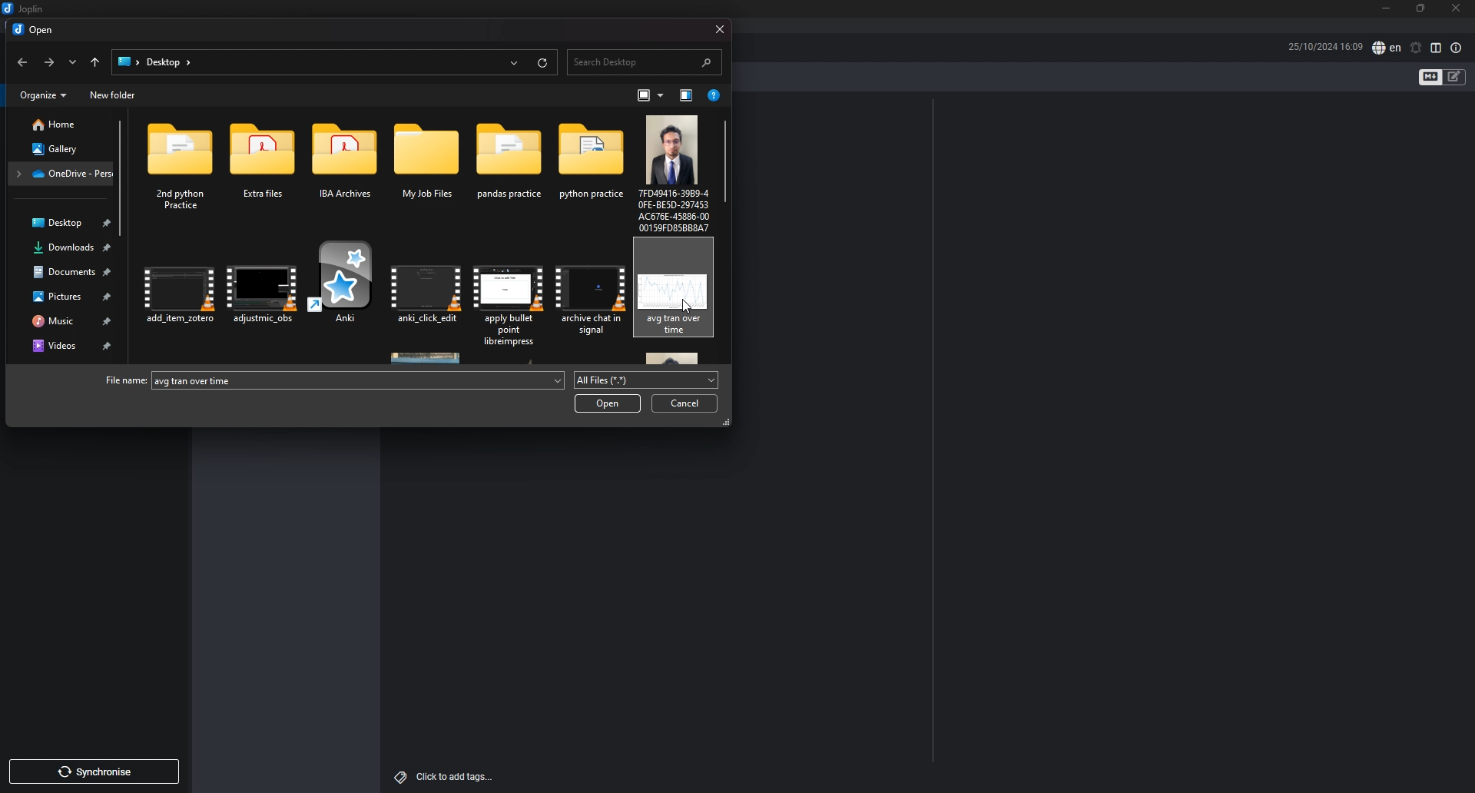 Image resolution: width=1475 pixels, height=793 pixels. Describe the element at coordinates (425, 170) in the screenshot. I see `My job files` at that location.